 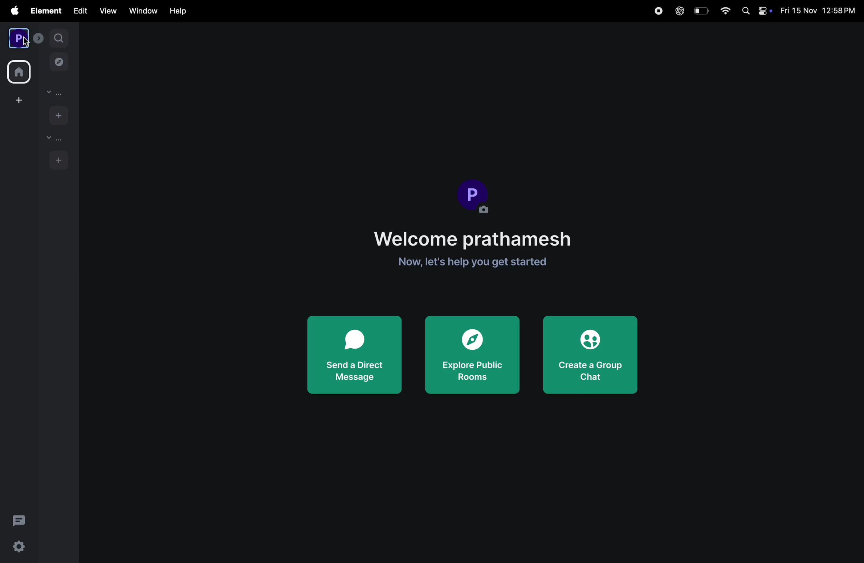 I want to click on Help, so click(x=179, y=11).